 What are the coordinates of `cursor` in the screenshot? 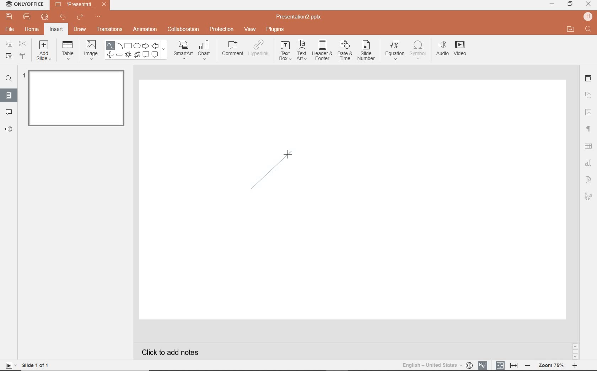 It's located at (288, 155).